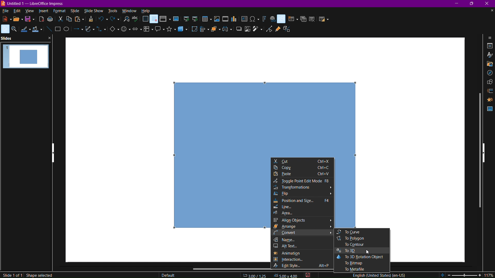  I want to click on Animation, so click(490, 100).